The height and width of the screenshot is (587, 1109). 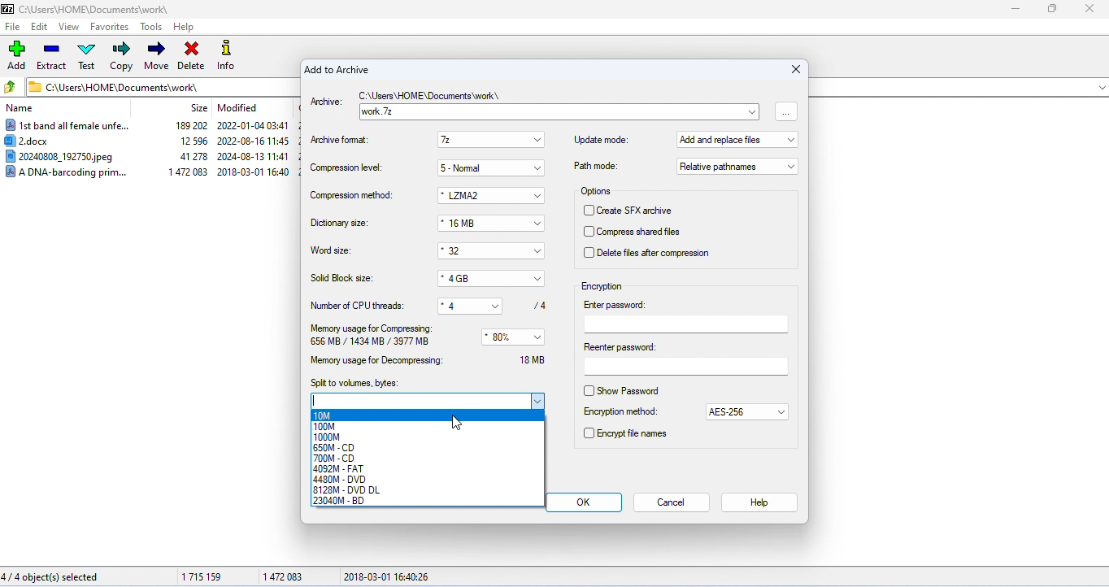 I want to click on 7z, so click(x=481, y=140).